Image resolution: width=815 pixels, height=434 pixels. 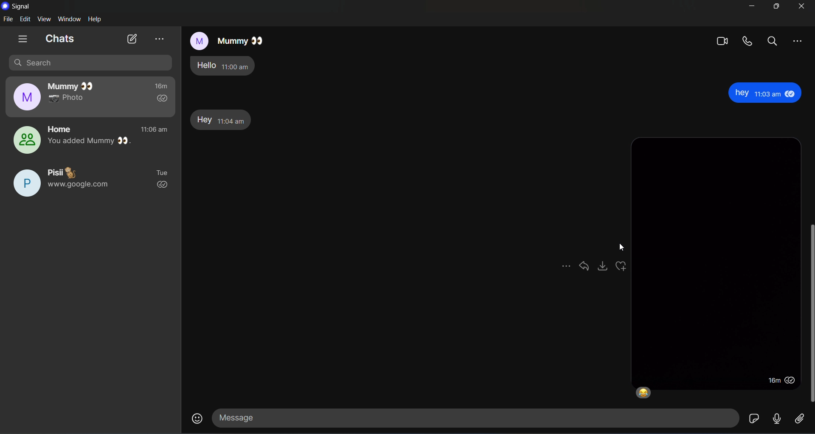 I want to click on maximize, so click(x=776, y=7).